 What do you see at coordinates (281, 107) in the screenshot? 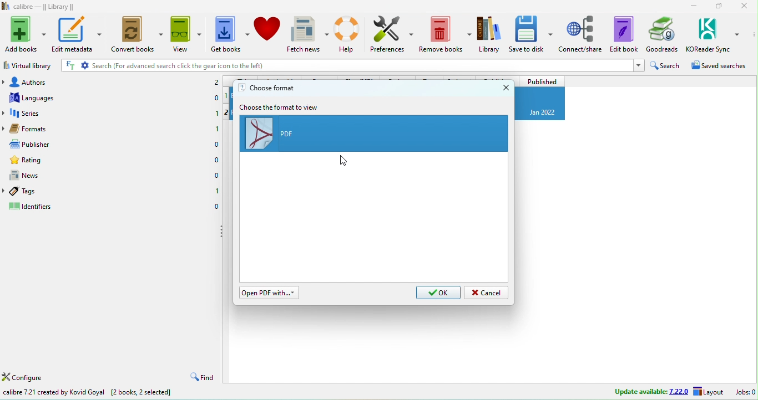
I see `Choose the format to view` at bounding box center [281, 107].